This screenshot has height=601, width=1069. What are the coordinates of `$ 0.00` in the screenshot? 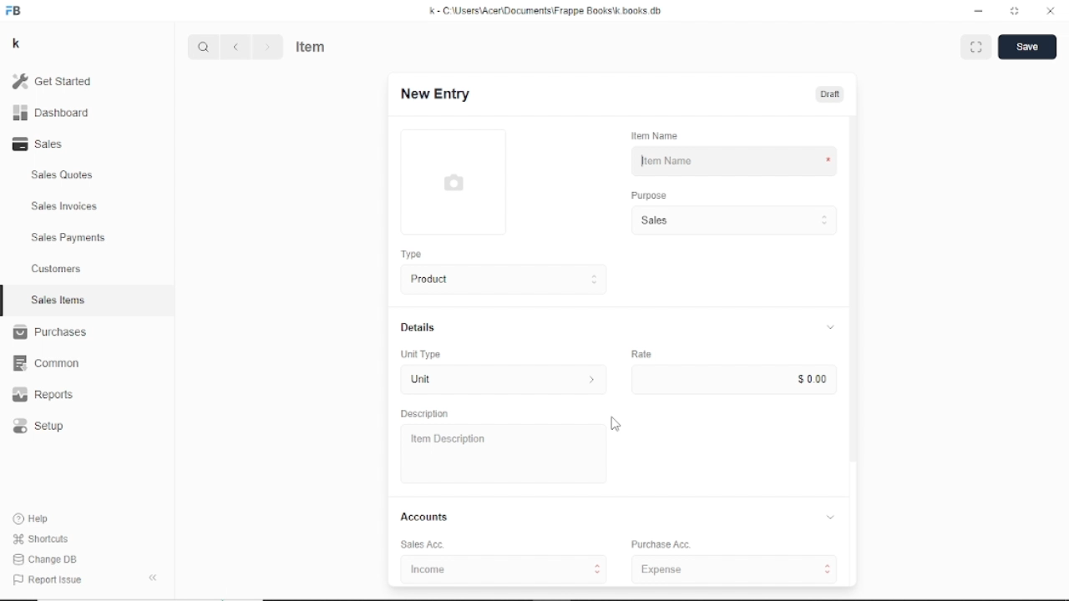 It's located at (812, 379).